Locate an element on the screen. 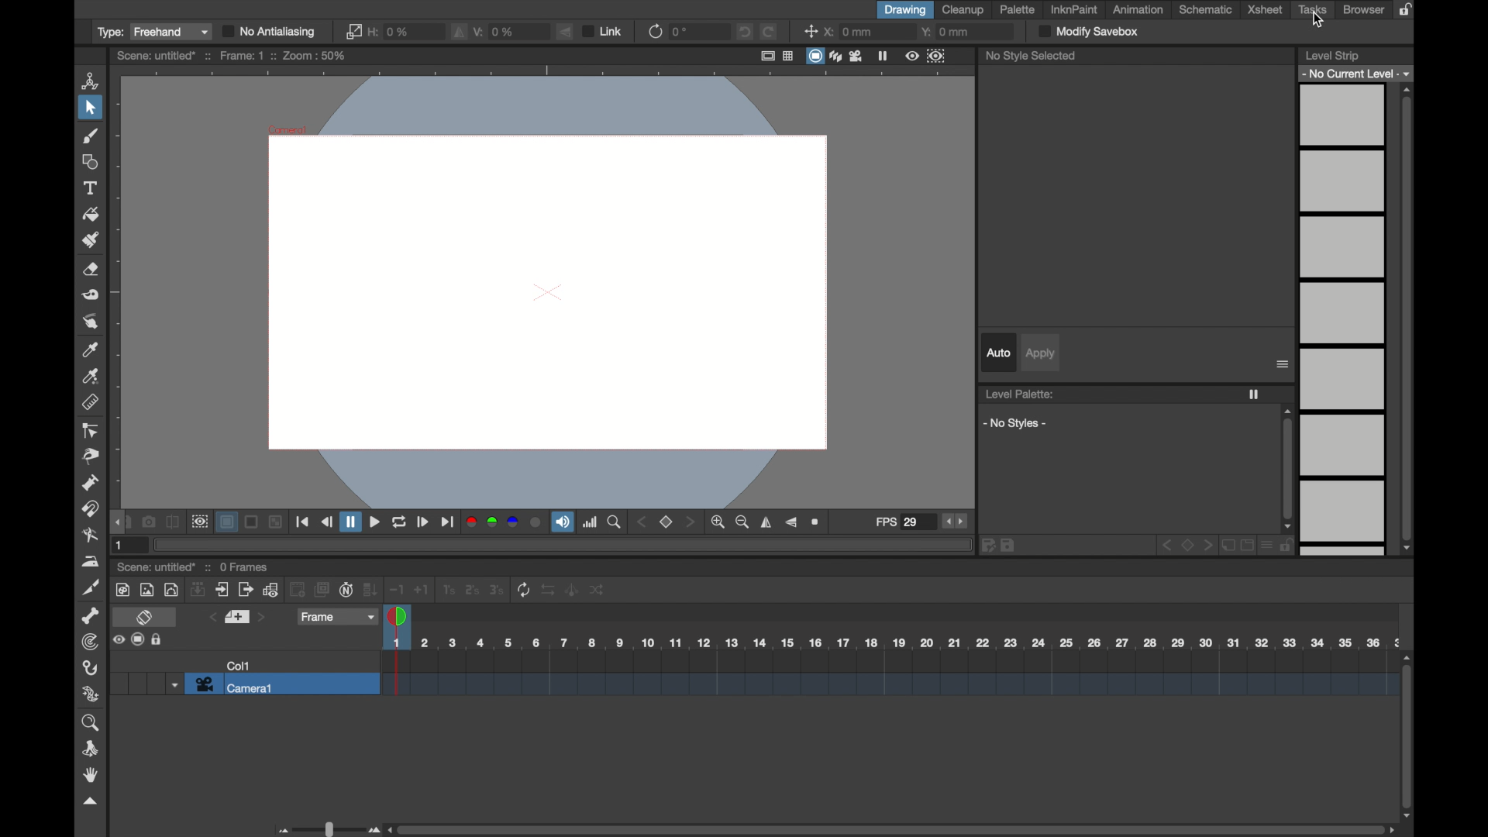 This screenshot has width=1488, height=837. skeleton tool is located at coordinates (91, 617).